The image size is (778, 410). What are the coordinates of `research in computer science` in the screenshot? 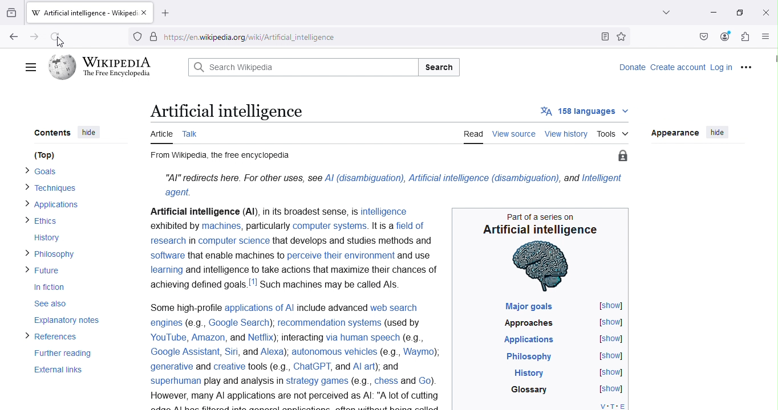 It's located at (209, 241).